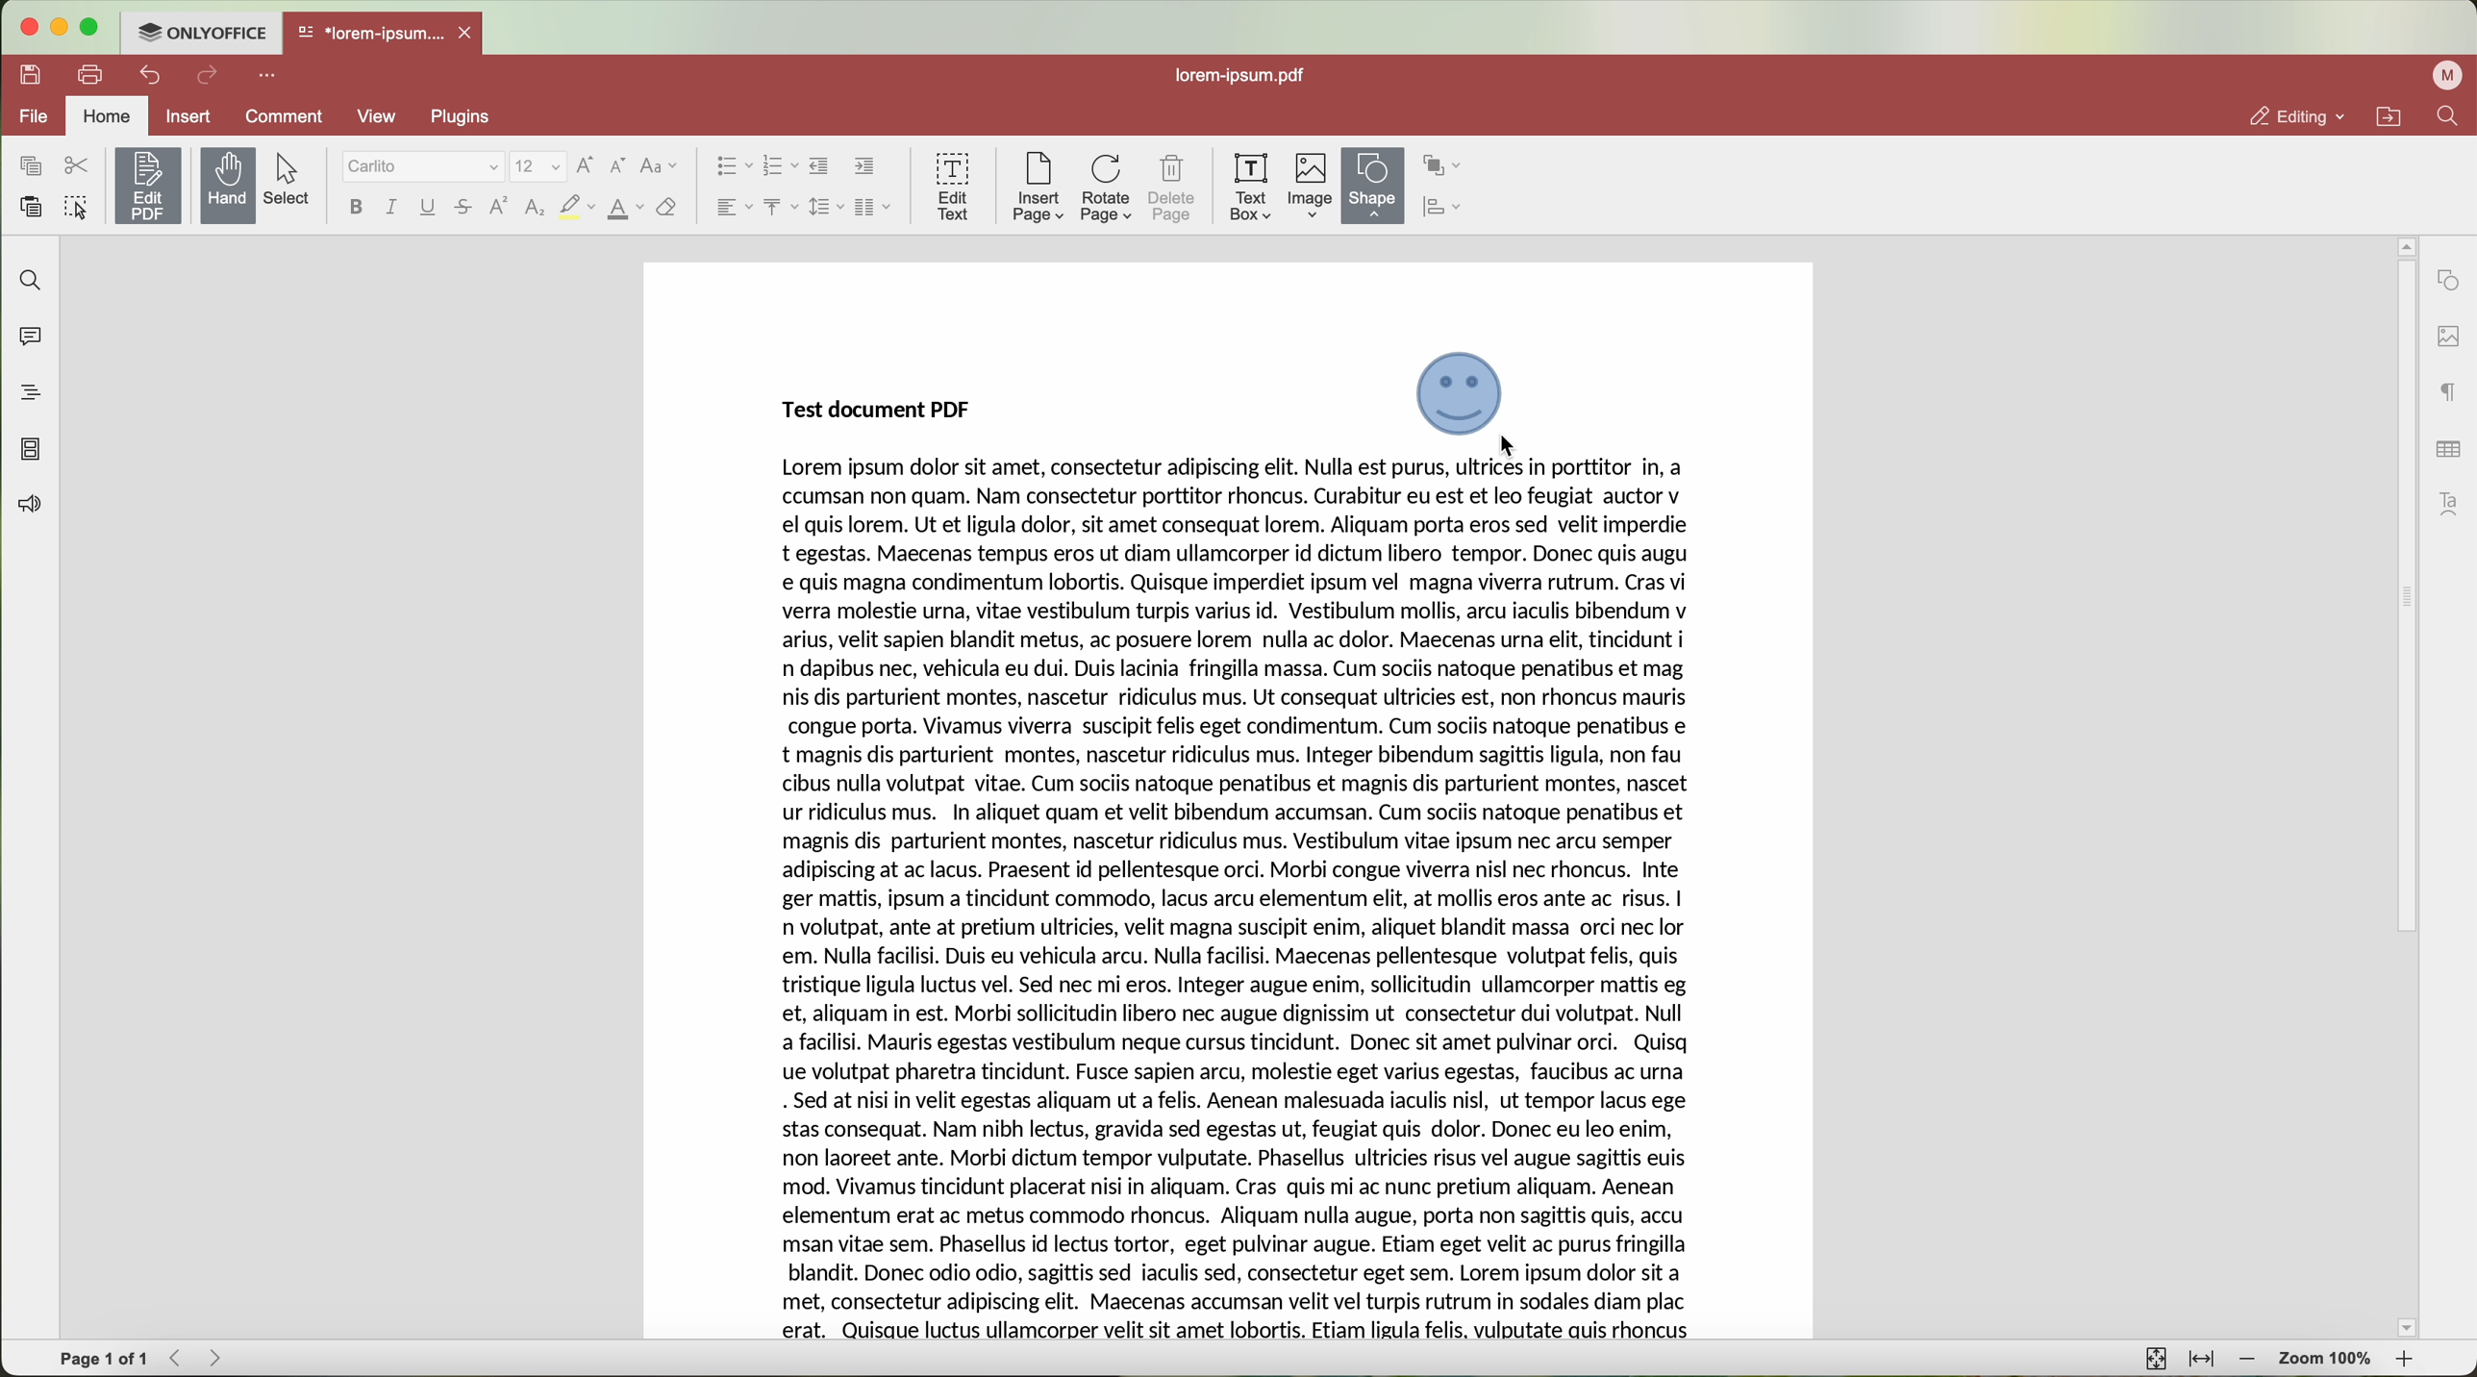  Describe the element at coordinates (76, 165) in the screenshot. I see `cut` at that location.